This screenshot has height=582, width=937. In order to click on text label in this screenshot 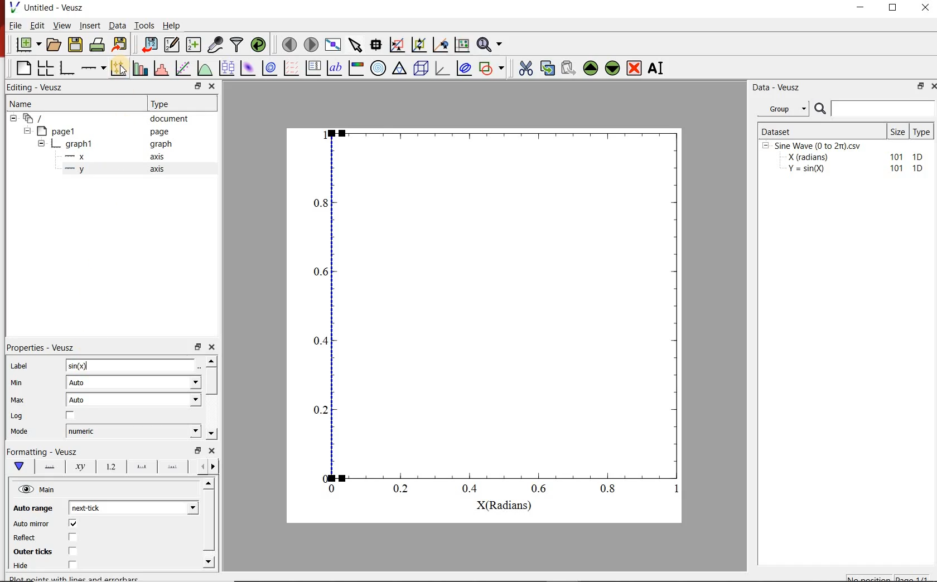, I will do `click(335, 68)`.